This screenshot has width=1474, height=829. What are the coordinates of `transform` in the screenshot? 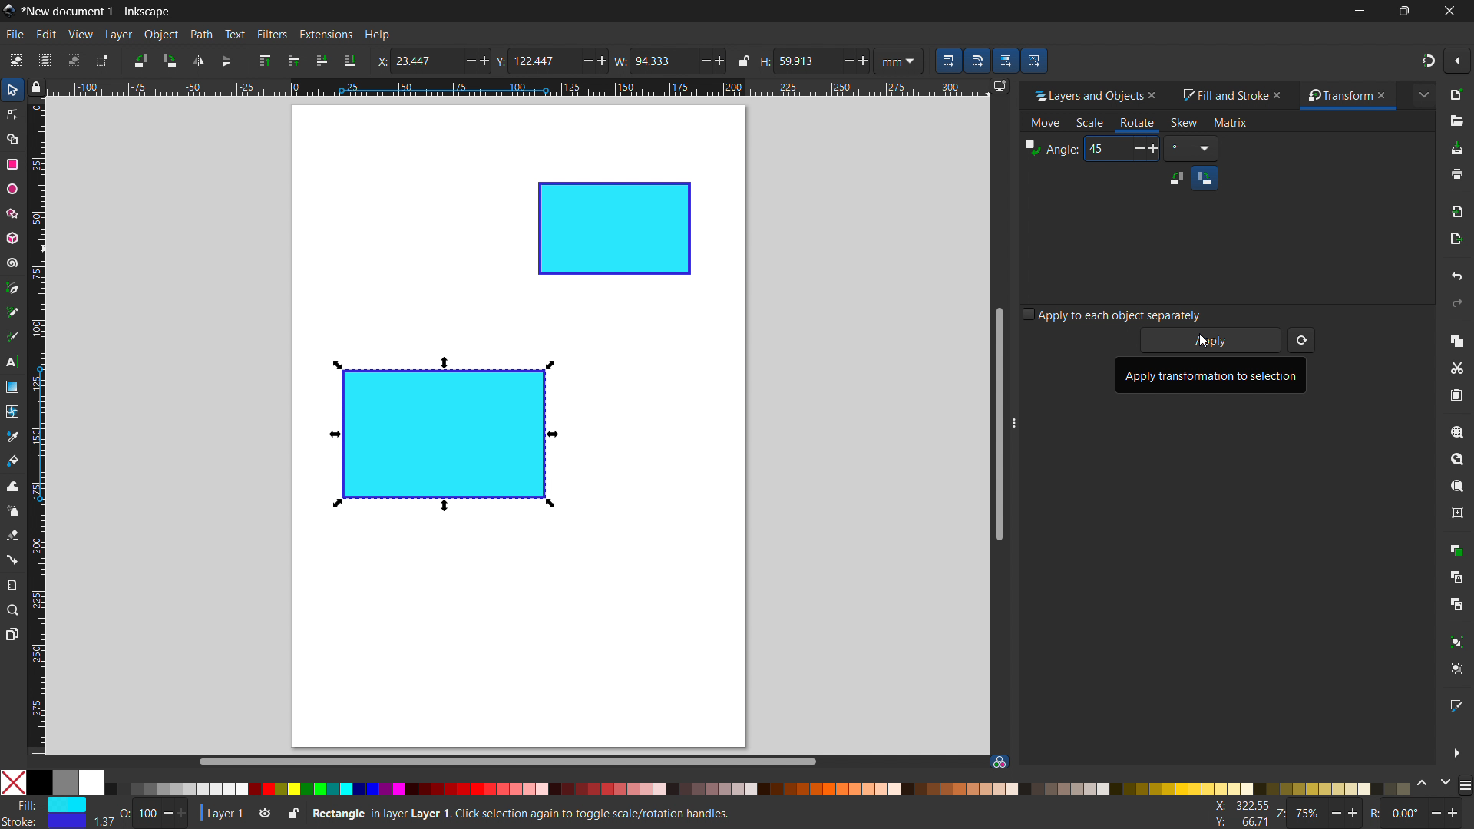 It's located at (1336, 96).